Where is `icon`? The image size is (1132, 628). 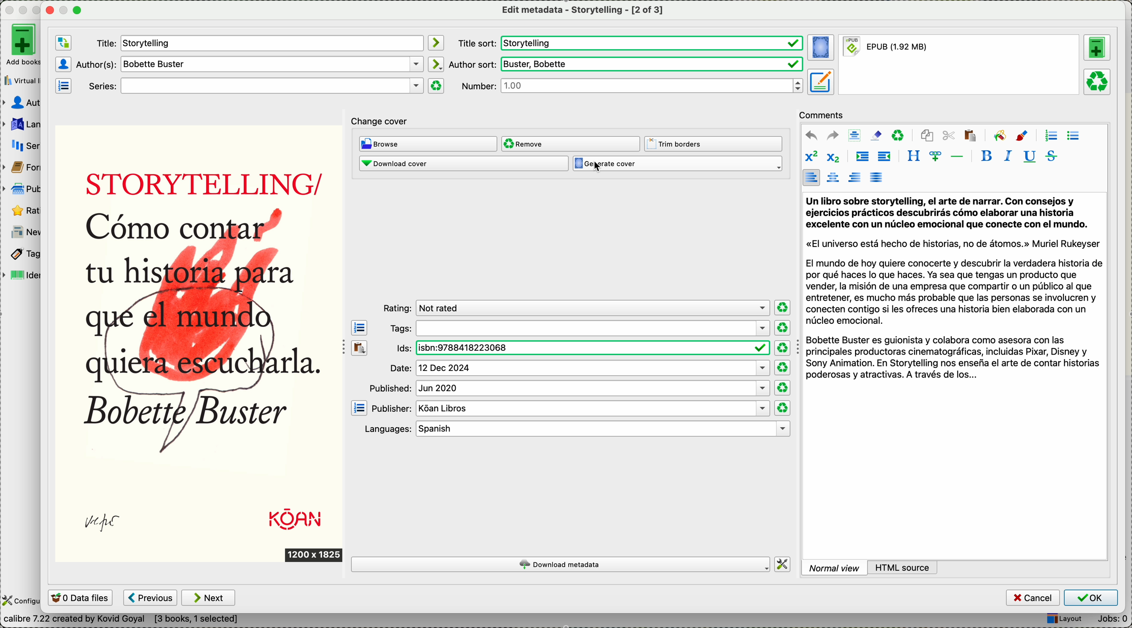 icon is located at coordinates (63, 87).